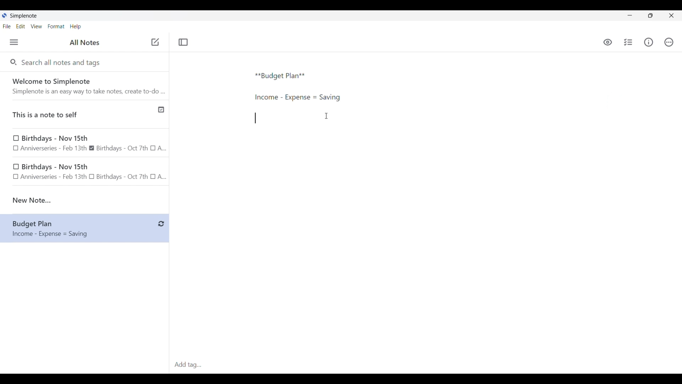  Describe the element at coordinates (649, 42) in the screenshot. I see `Info` at that location.